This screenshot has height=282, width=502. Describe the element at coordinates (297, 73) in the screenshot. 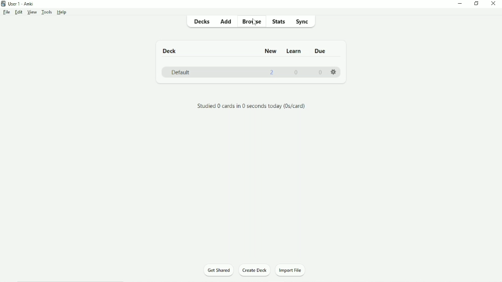

I see `0` at that location.